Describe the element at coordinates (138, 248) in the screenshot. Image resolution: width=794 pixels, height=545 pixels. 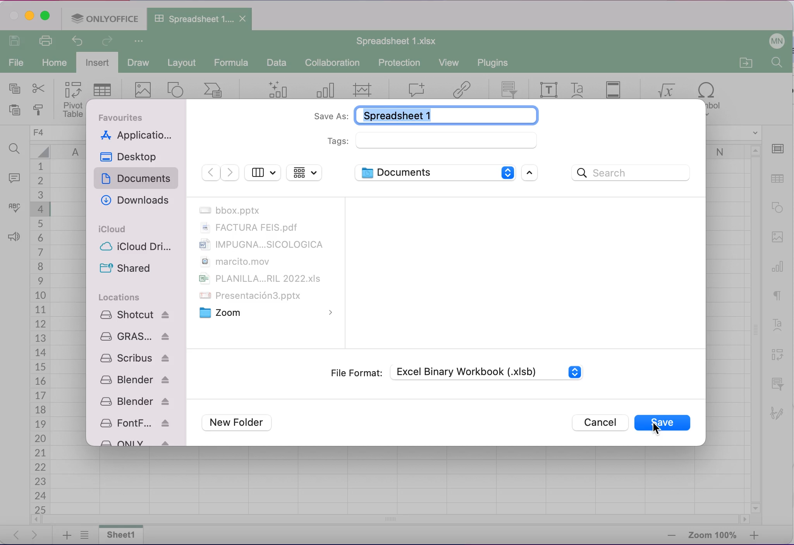
I see `icloud drive` at that location.